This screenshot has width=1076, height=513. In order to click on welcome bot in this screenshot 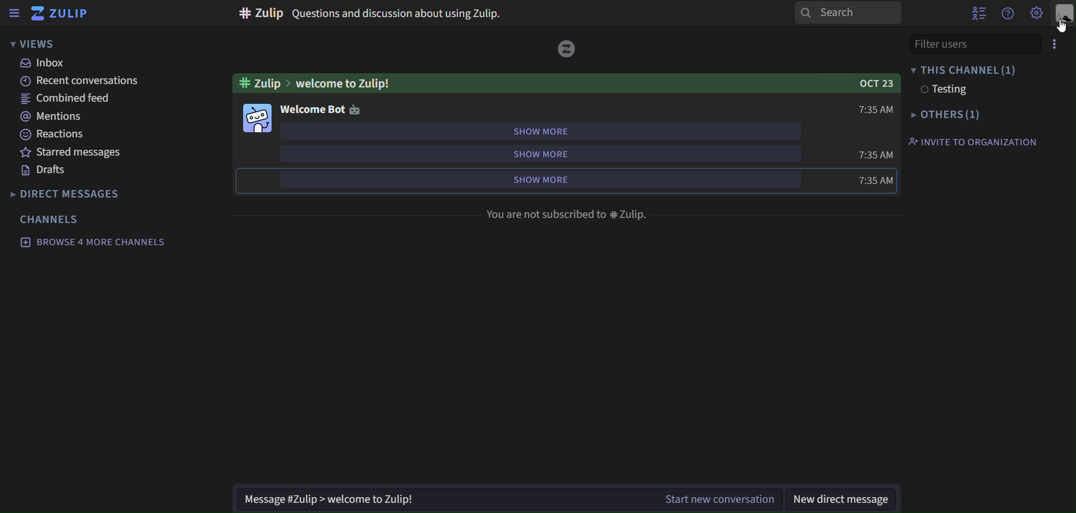, I will do `click(325, 110)`.